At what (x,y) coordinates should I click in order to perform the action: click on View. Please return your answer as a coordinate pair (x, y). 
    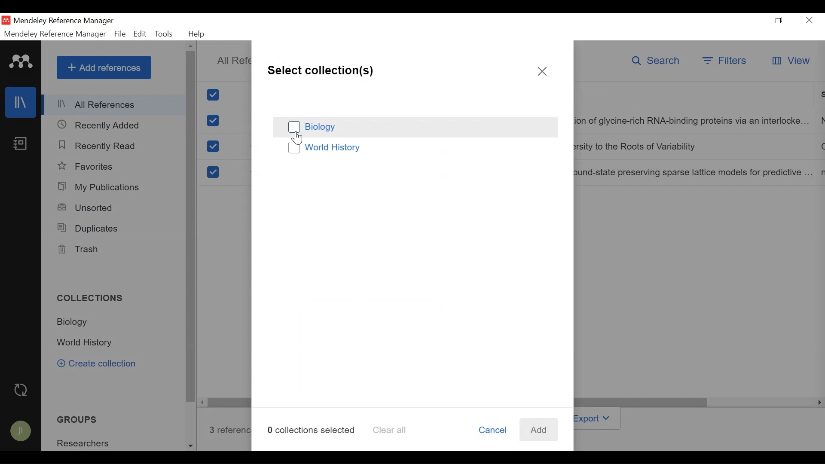
    Looking at the image, I should click on (790, 61).